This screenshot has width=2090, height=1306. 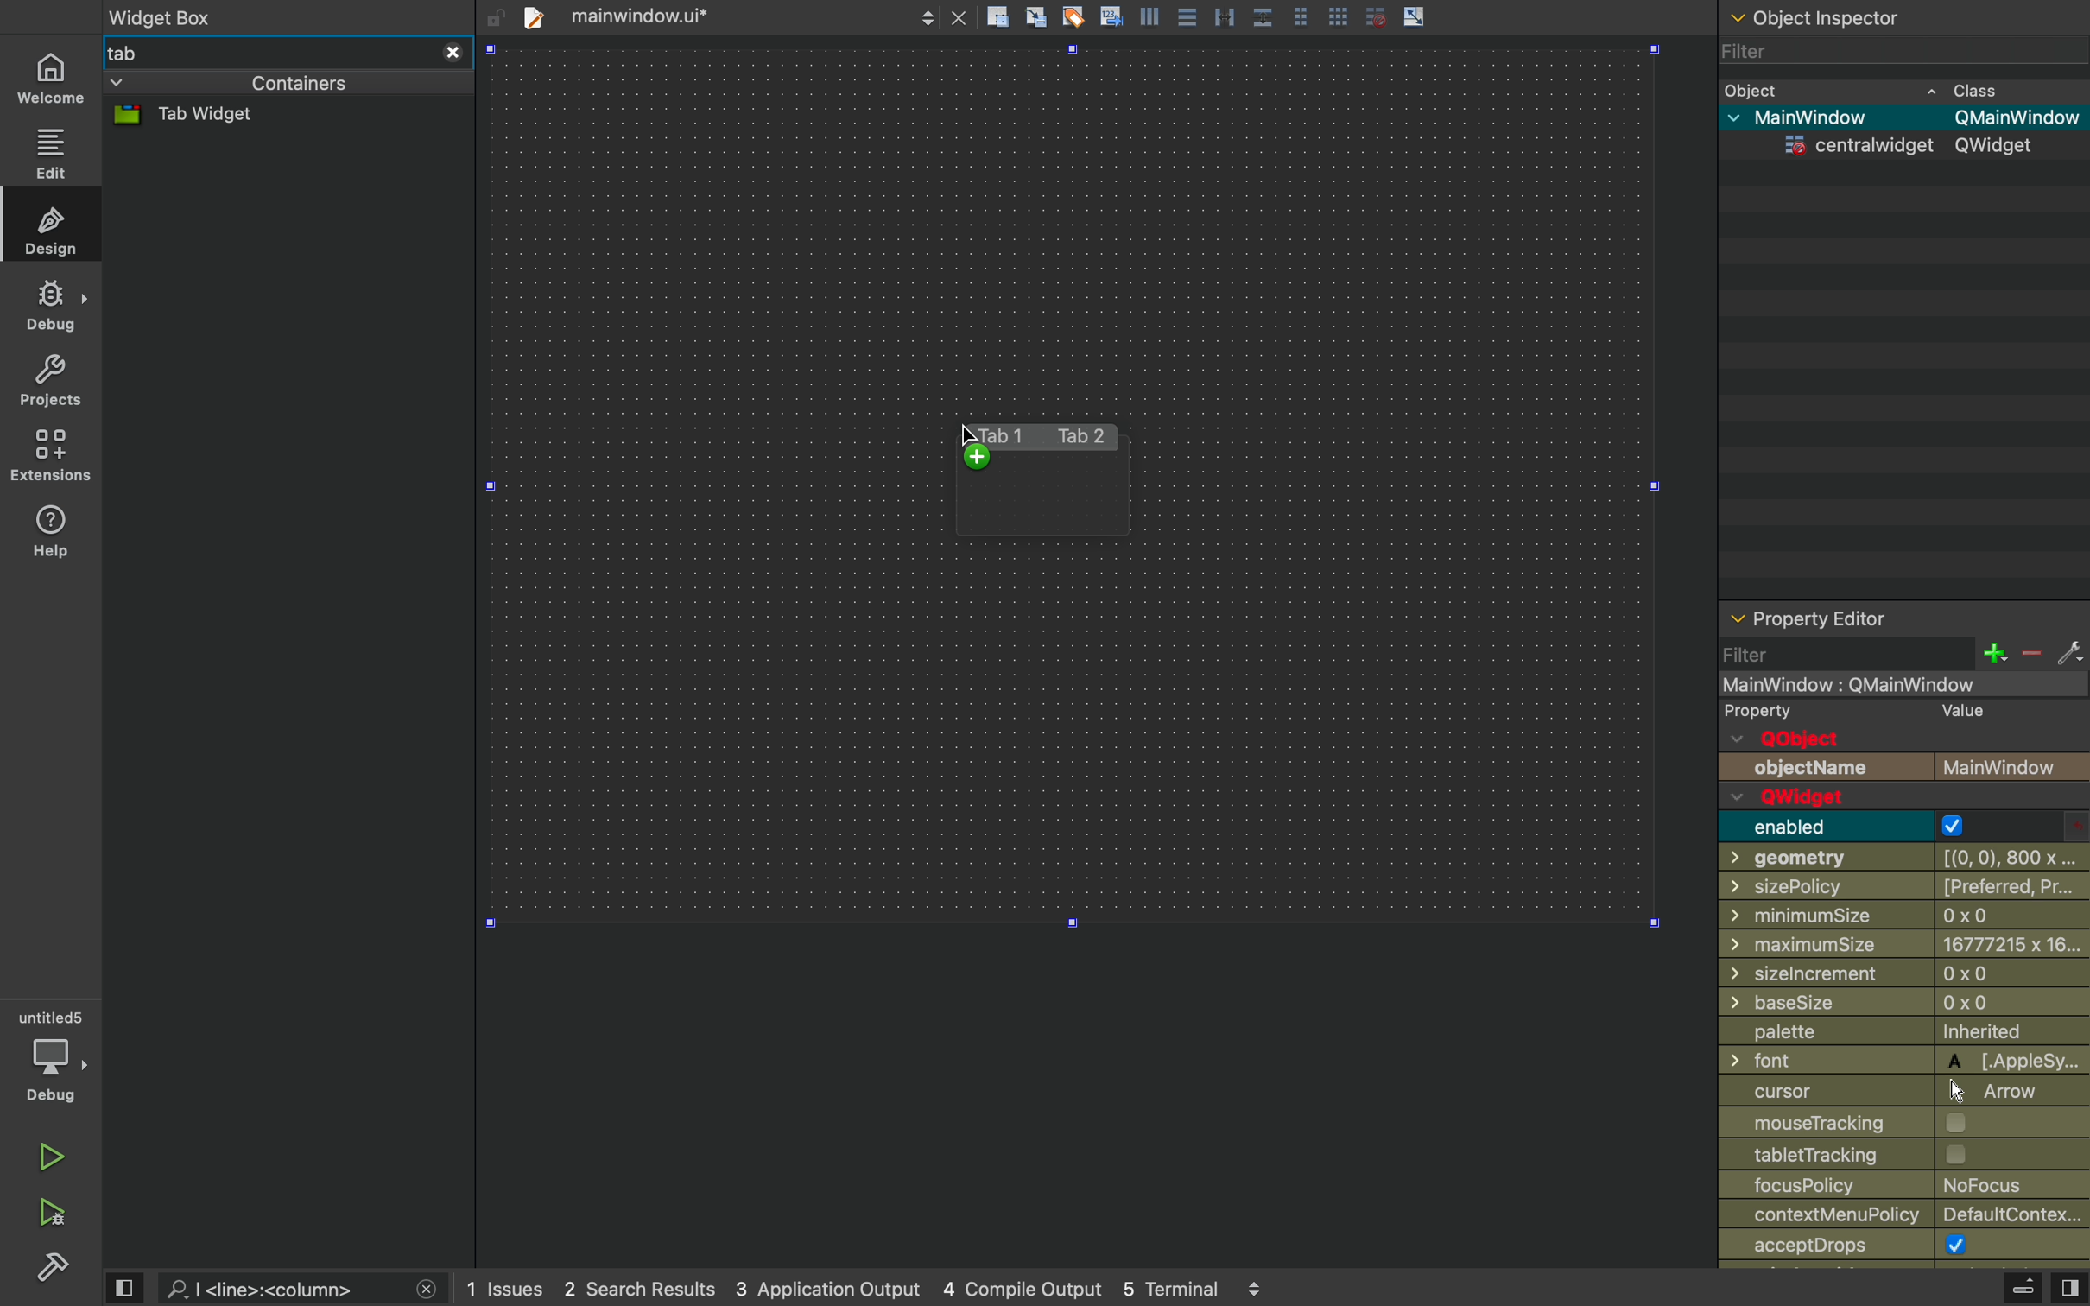 What do you see at coordinates (1903, 946) in the screenshot?
I see `minimum size` at bounding box center [1903, 946].